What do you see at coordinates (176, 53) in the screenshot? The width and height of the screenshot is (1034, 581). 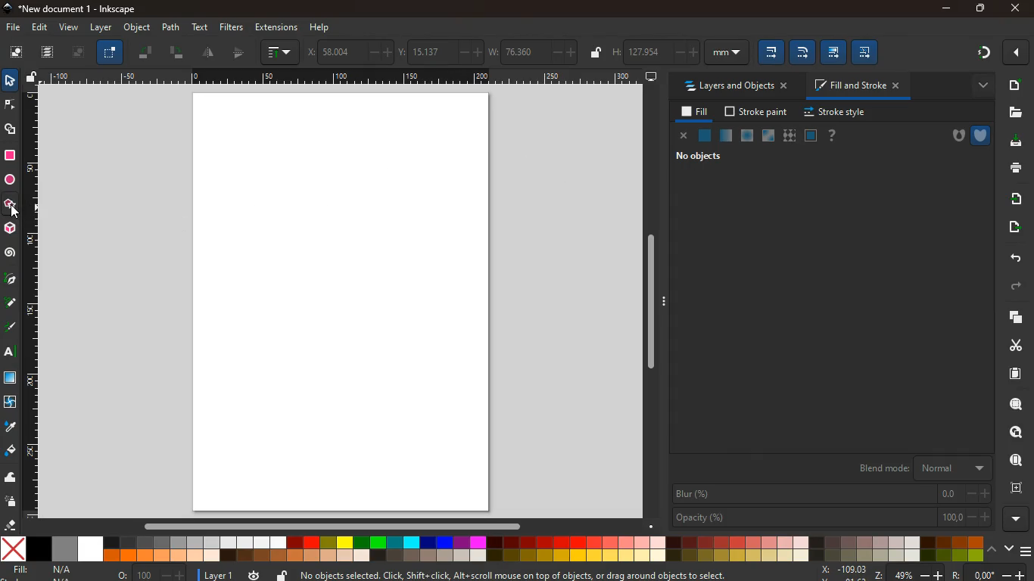 I see `tilt` at bounding box center [176, 53].